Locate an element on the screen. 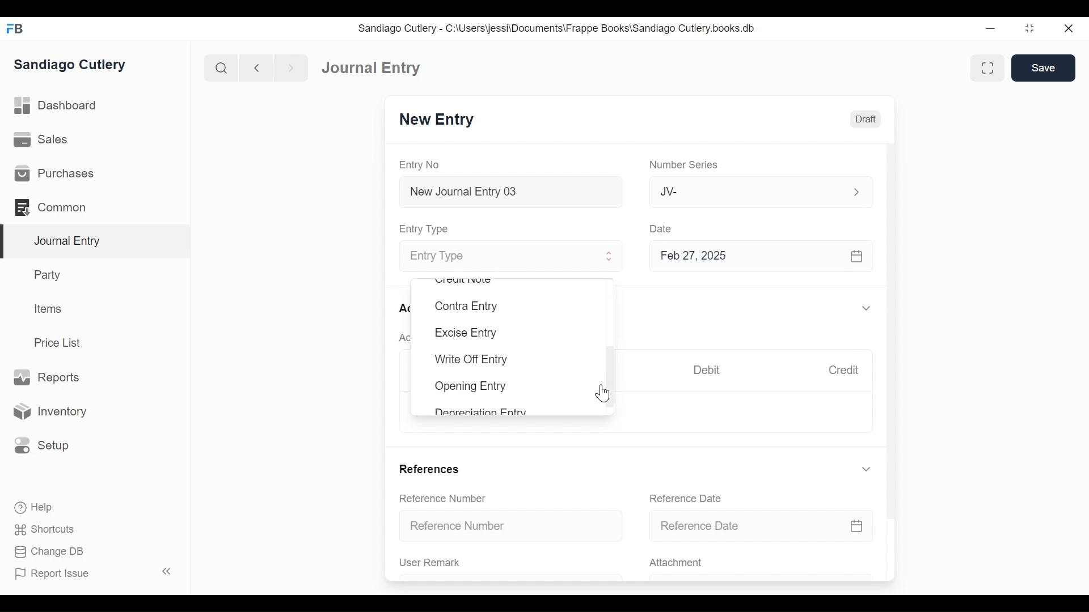 Image resolution: width=1089 pixels, height=612 pixels. Items is located at coordinates (47, 308).